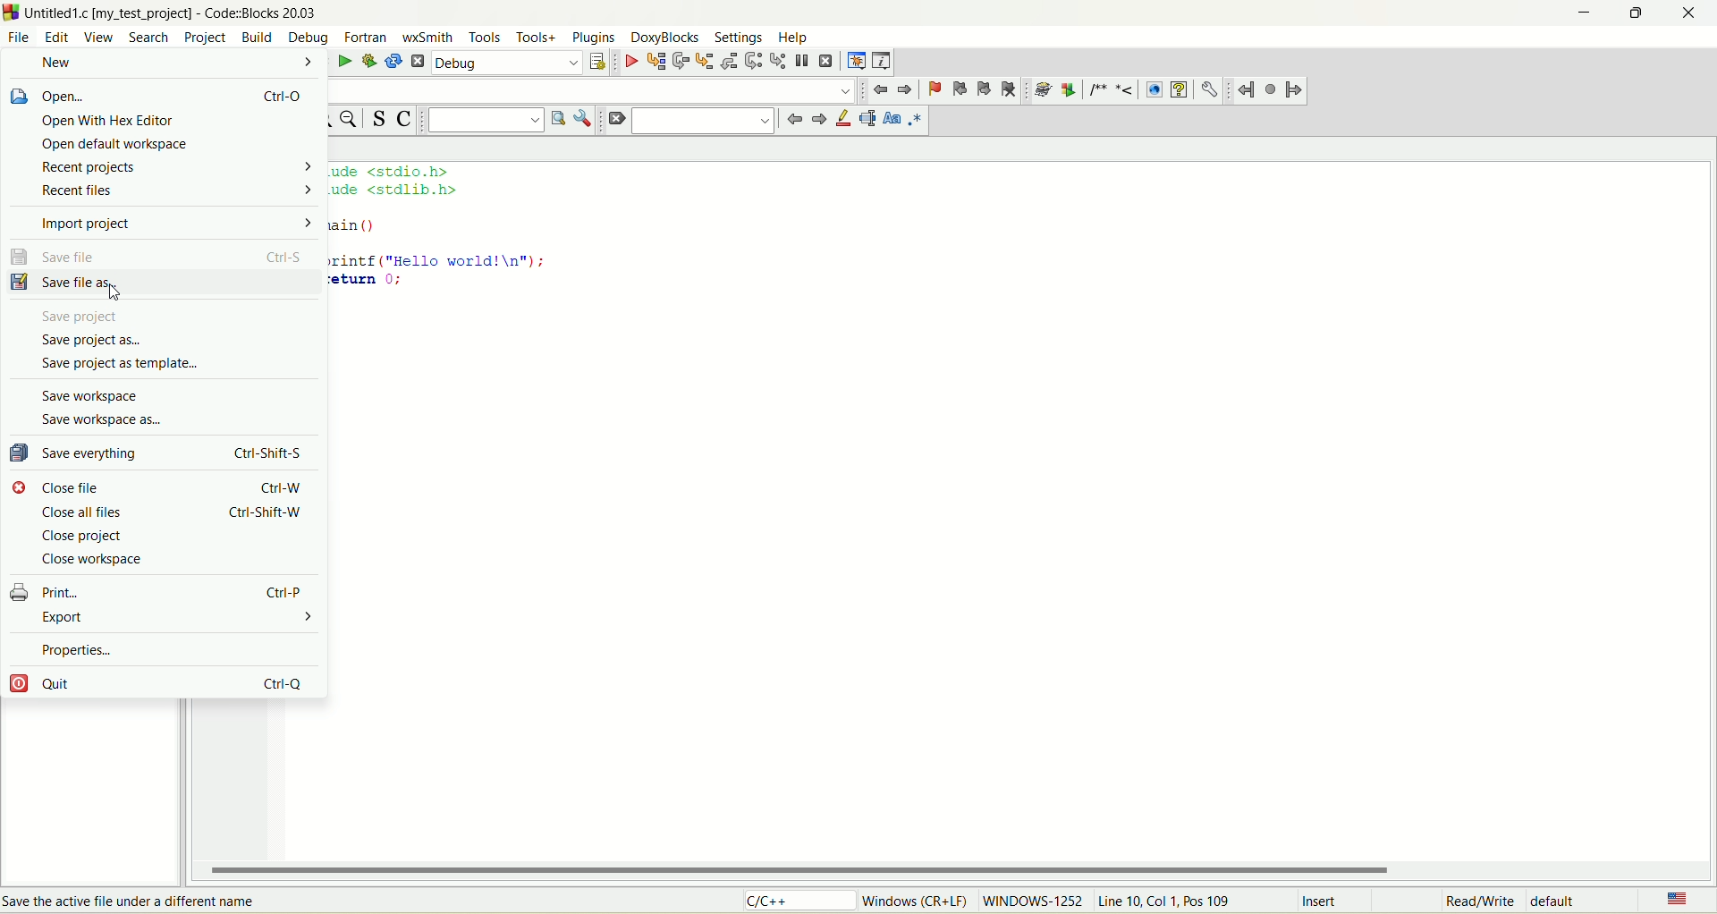  What do you see at coordinates (370, 62) in the screenshot?
I see `build and run` at bounding box center [370, 62].